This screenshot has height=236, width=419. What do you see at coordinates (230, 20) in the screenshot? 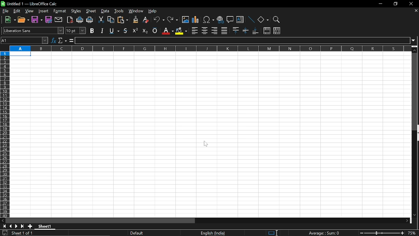
I see `comment` at bounding box center [230, 20].